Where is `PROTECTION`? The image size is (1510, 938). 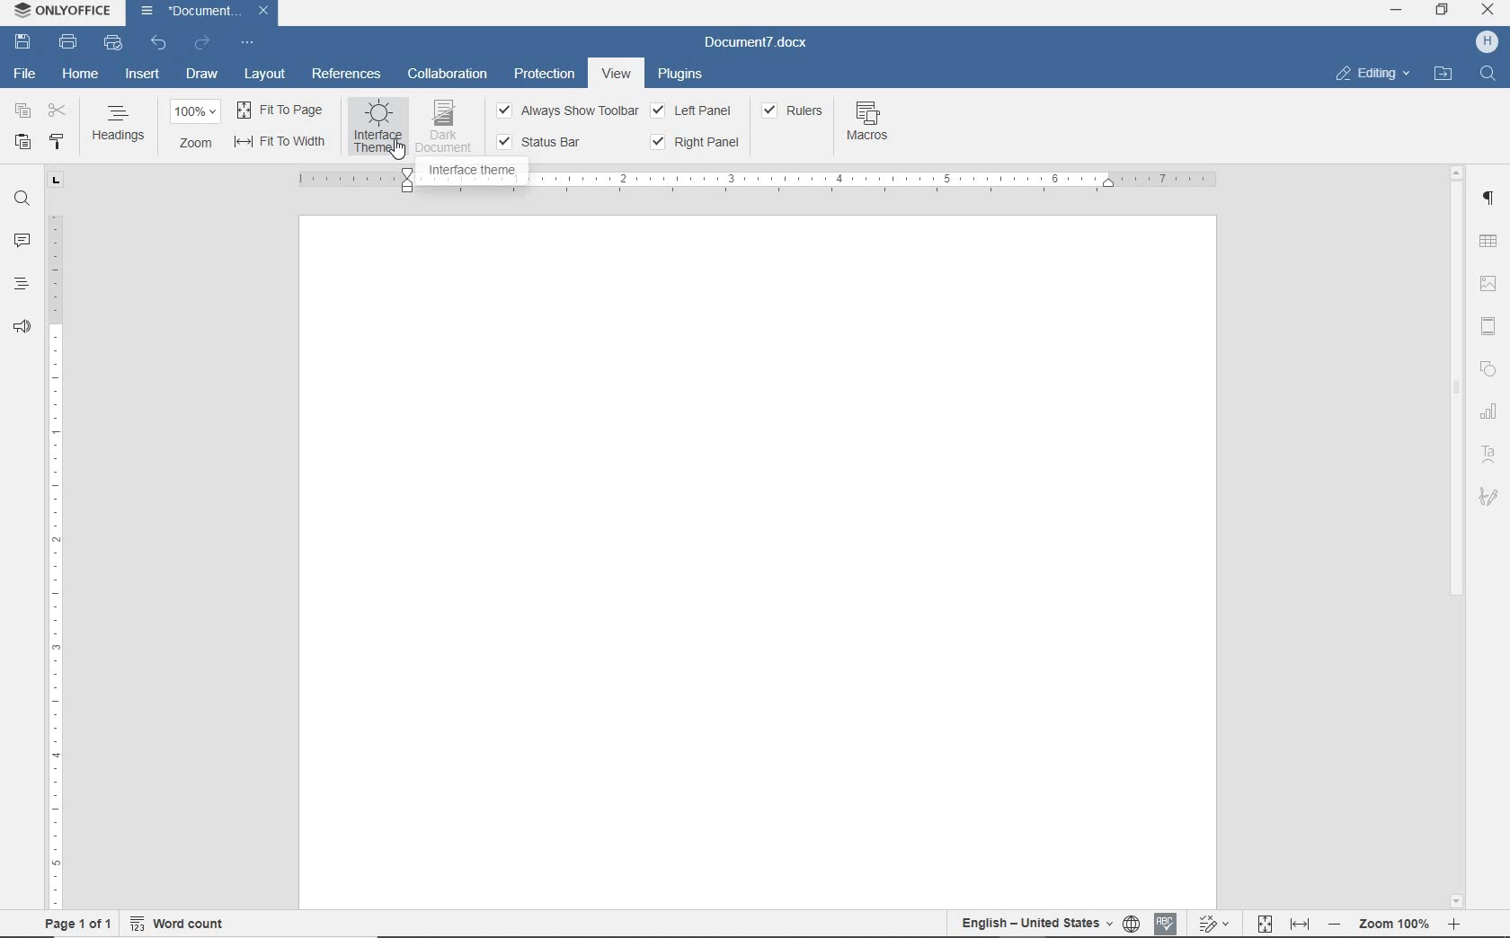
PROTECTION is located at coordinates (548, 75).